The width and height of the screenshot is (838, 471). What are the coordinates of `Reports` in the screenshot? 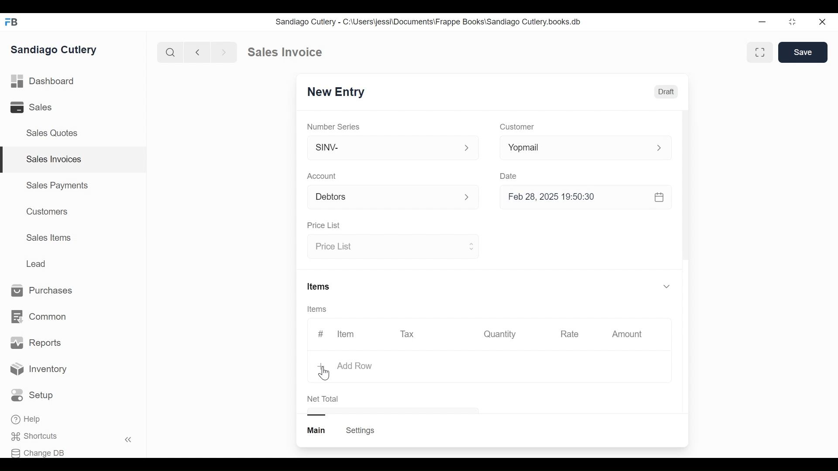 It's located at (36, 343).